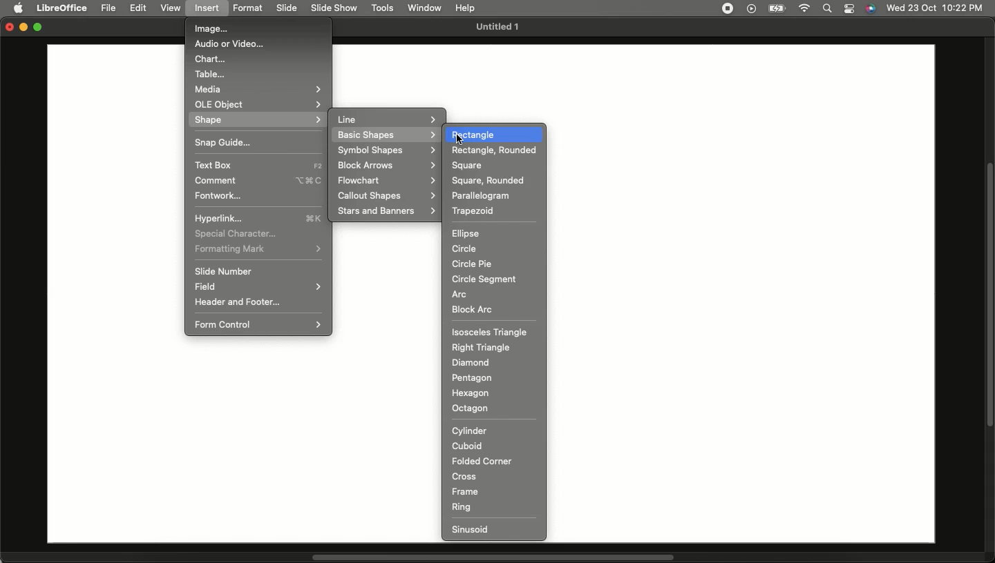  What do you see at coordinates (140, 8) in the screenshot?
I see `Edit` at bounding box center [140, 8].